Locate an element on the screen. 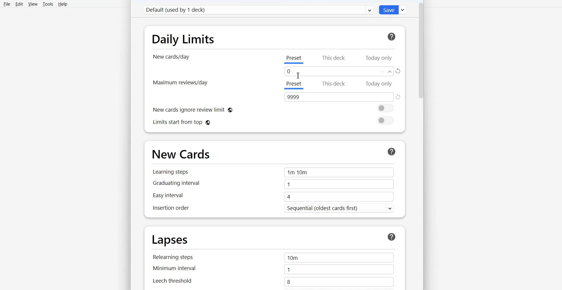 This screenshot has height=290, width=562. Easy interval is located at coordinates (180, 197).